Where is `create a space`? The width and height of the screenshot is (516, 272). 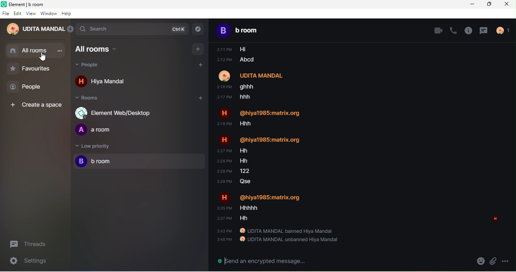
create a space is located at coordinates (38, 105).